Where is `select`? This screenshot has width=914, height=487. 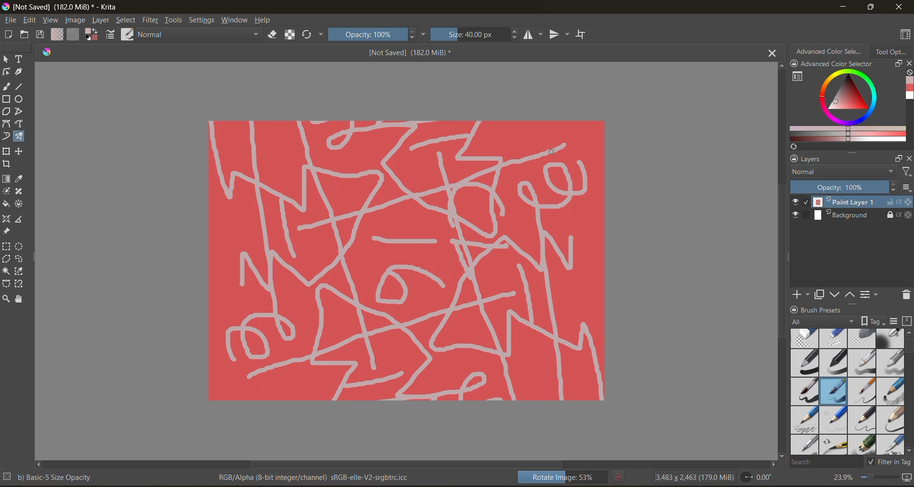
select is located at coordinates (127, 21).